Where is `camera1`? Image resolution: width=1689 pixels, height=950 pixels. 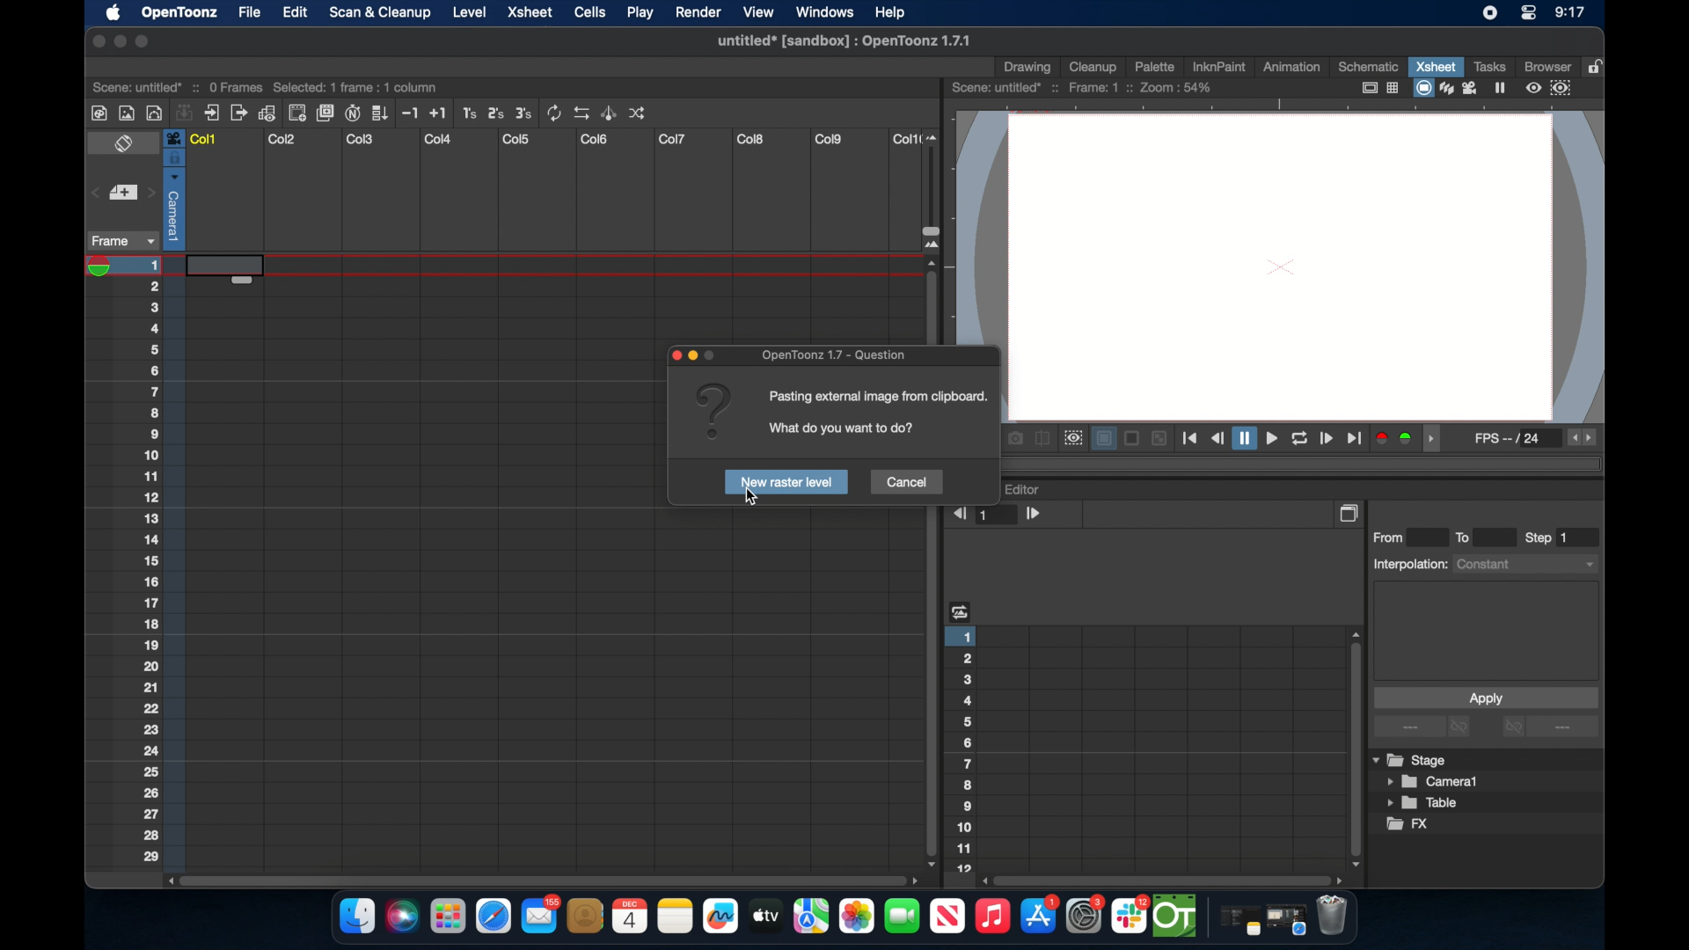 camera1 is located at coordinates (1434, 782).